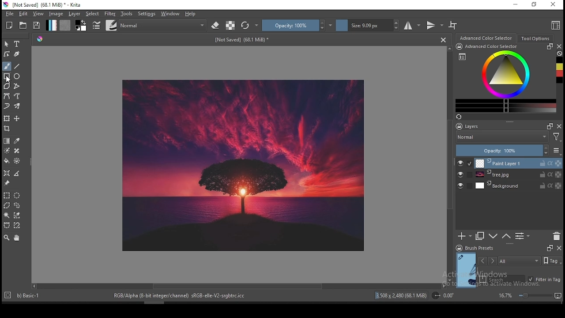 The image size is (565, 318). Describe the element at coordinates (127, 14) in the screenshot. I see `tools` at that location.